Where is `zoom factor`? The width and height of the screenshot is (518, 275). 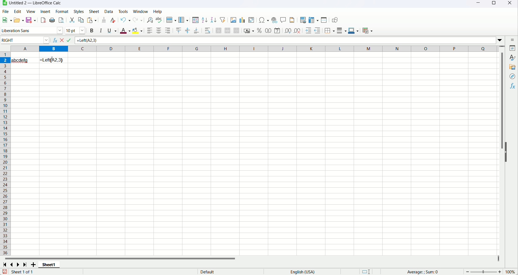 zoom factor is located at coordinates (510, 272).